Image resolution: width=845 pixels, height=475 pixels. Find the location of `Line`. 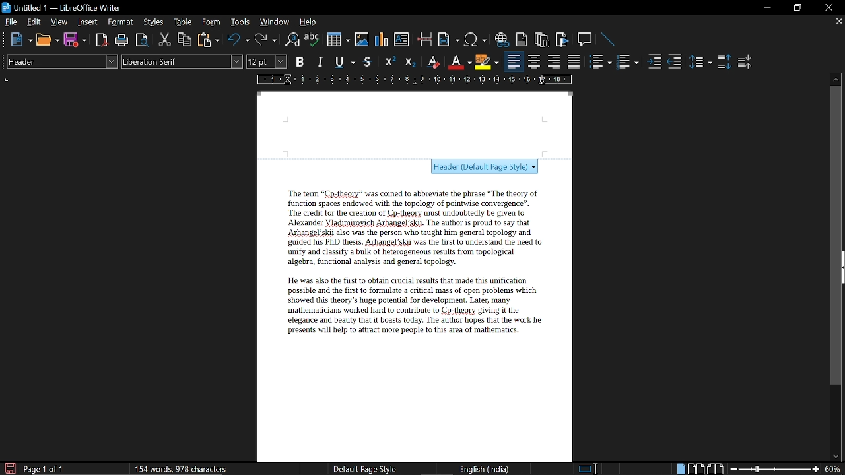

Line is located at coordinates (609, 40).